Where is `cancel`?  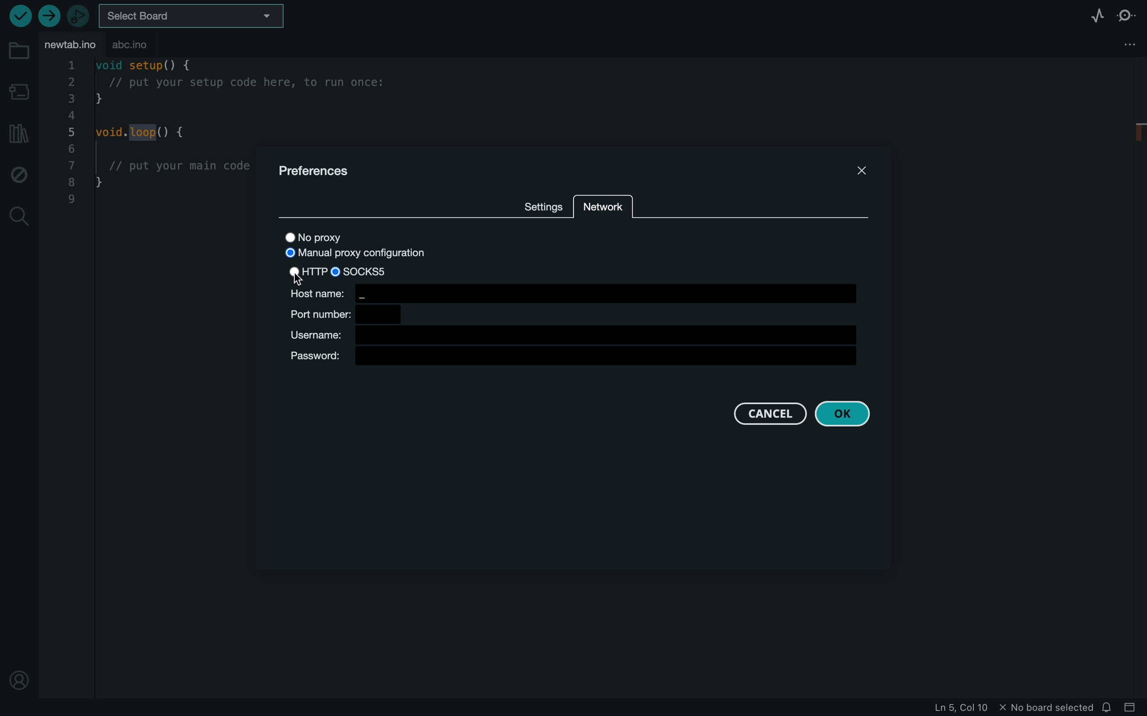
cancel is located at coordinates (768, 413).